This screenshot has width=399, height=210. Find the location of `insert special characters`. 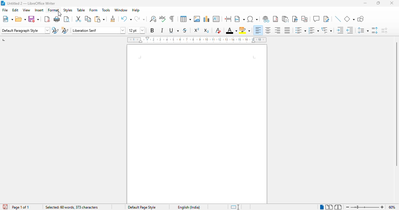

insert special characters is located at coordinates (252, 19).